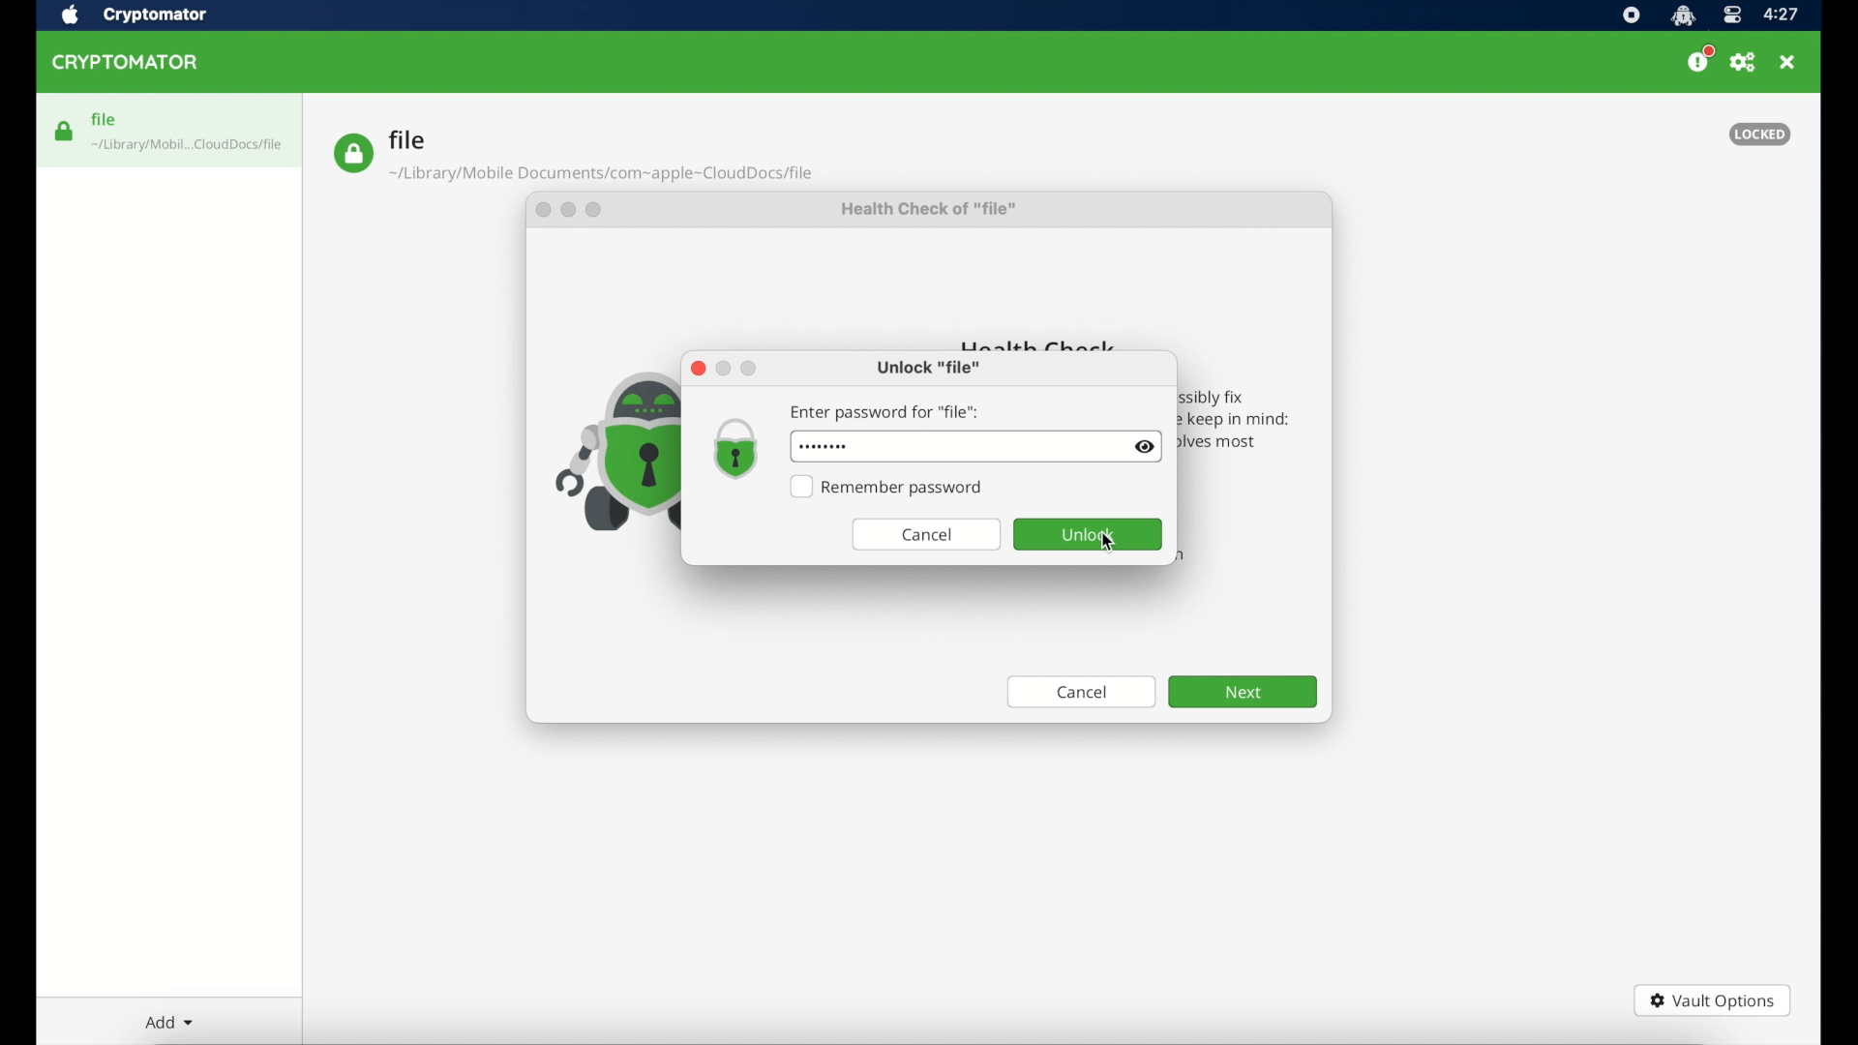 The height and width of the screenshot is (1045, 1858). Describe the element at coordinates (169, 130) in the screenshot. I see `file highlighted` at that location.